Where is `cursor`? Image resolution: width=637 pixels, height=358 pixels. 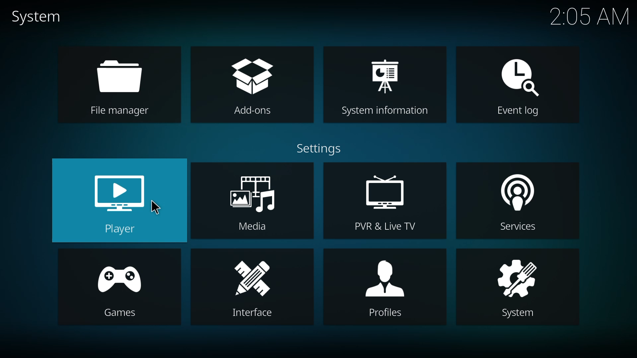 cursor is located at coordinates (154, 209).